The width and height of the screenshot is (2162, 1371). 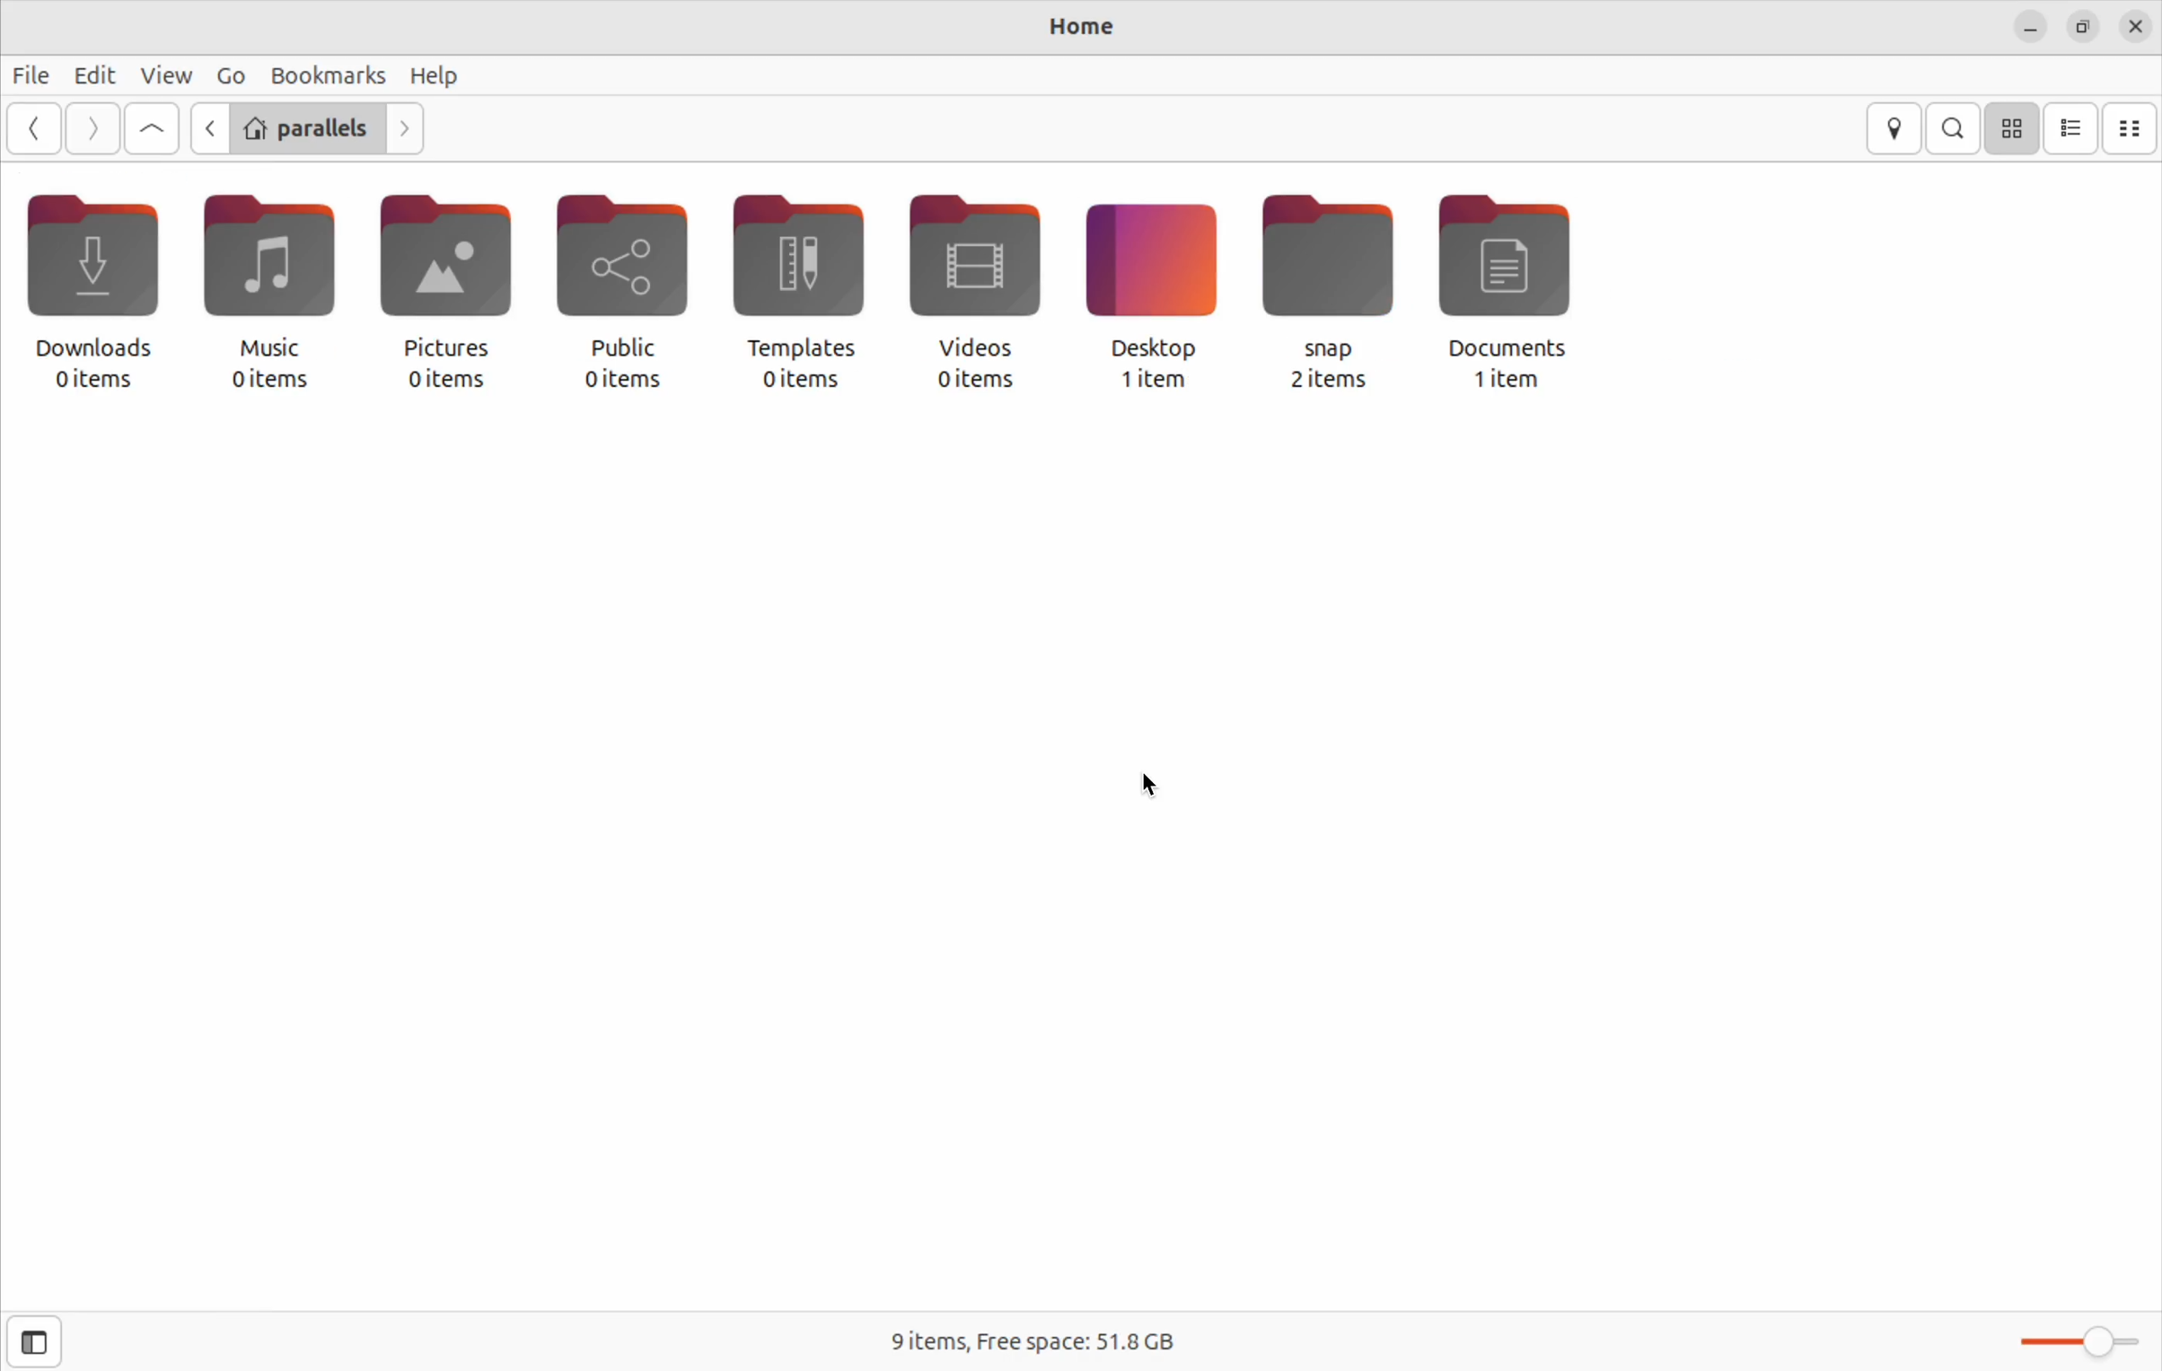 What do you see at coordinates (406, 127) in the screenshot?
I see `go forward` at bounding box center [406, 127].